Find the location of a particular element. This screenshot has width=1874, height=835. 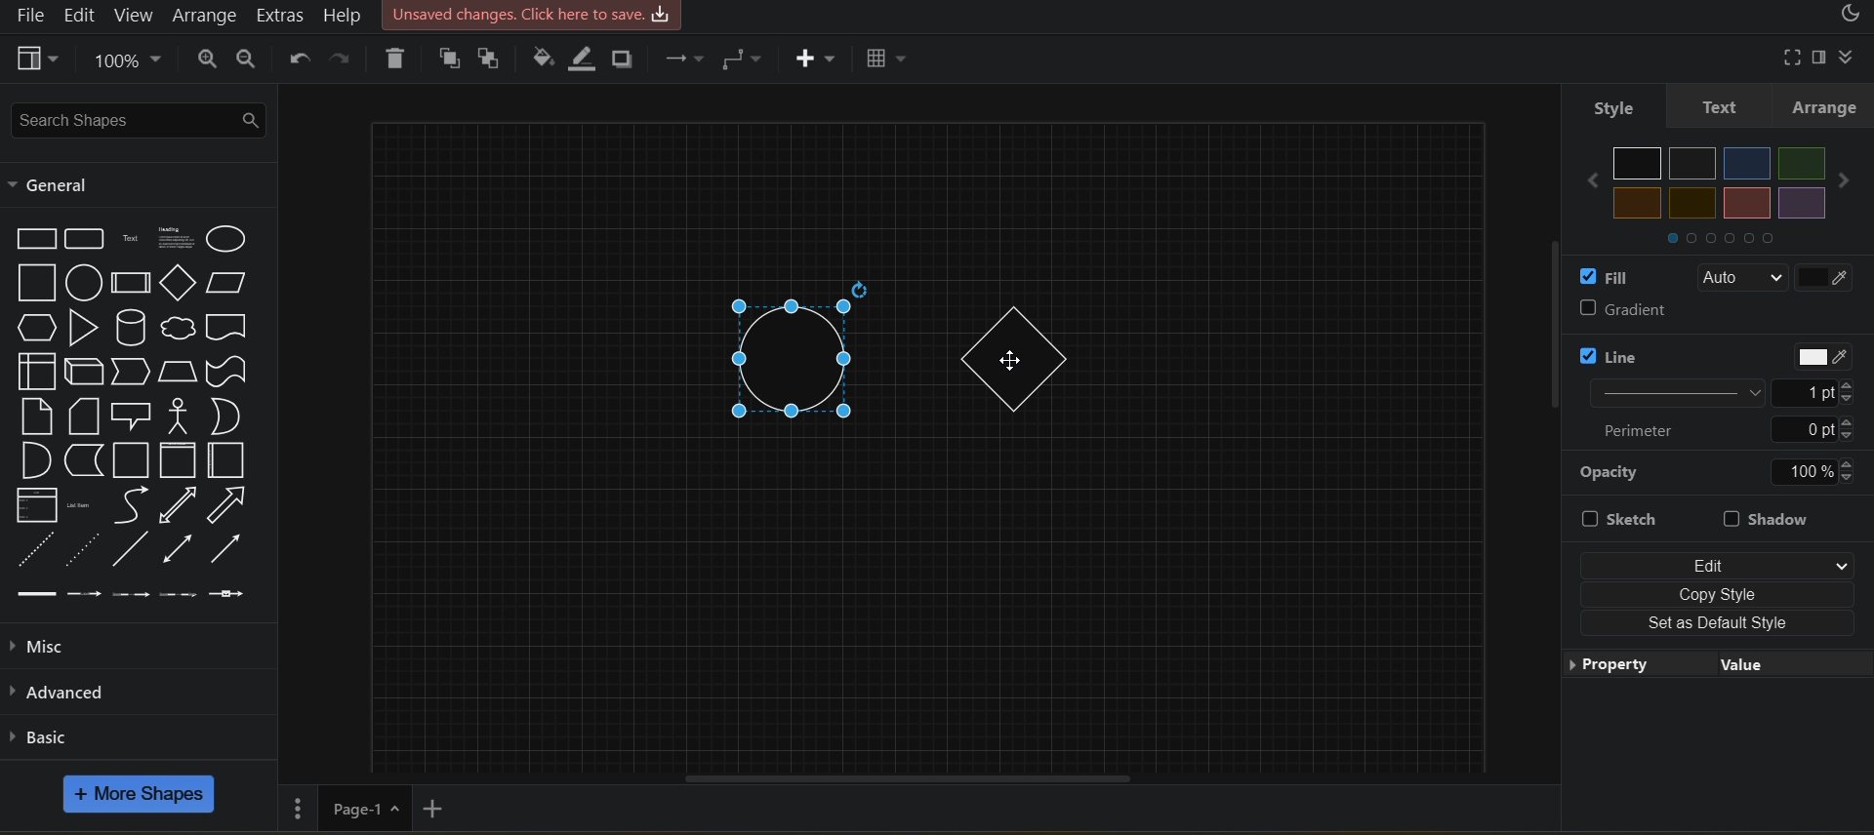

Triangle is located at coordinates (81, 327).